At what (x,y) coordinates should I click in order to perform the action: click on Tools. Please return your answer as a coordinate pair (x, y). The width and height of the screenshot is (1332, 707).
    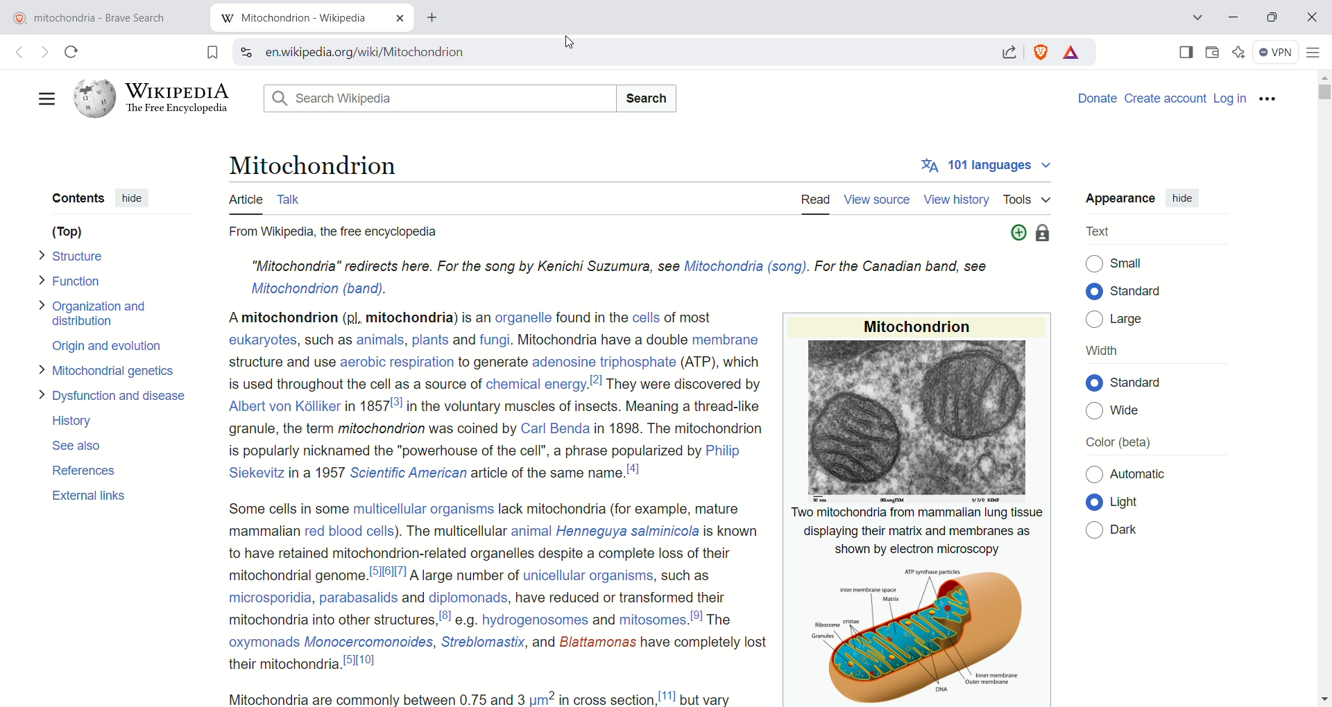
    Looking at the image, I should click on (1032, 199).